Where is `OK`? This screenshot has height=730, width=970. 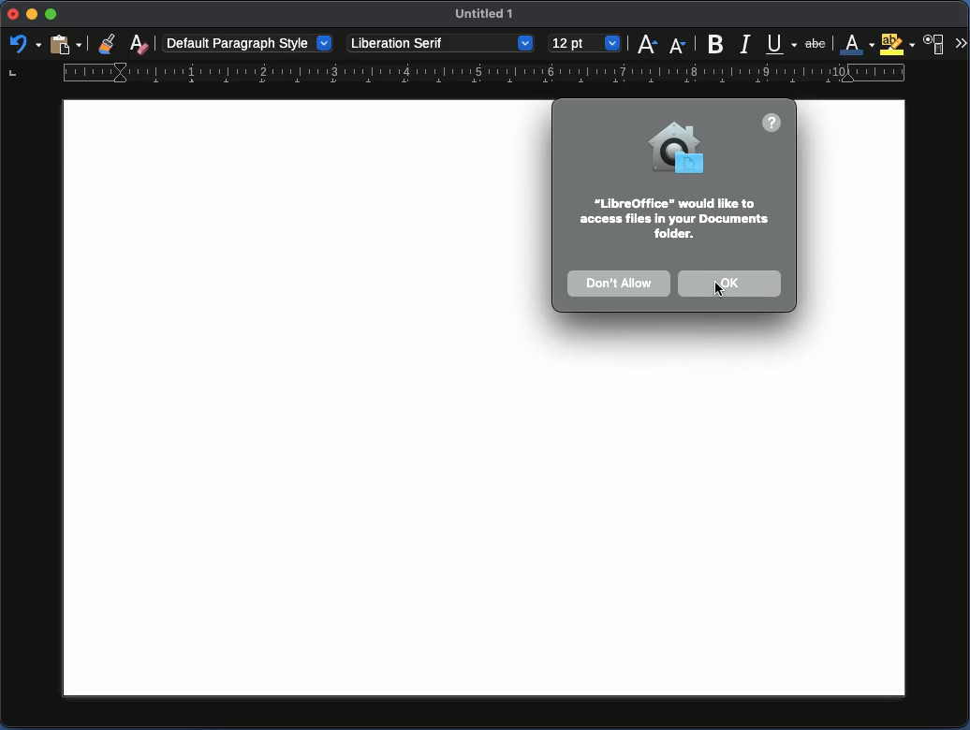 OK is located at coordinates (733, 286).